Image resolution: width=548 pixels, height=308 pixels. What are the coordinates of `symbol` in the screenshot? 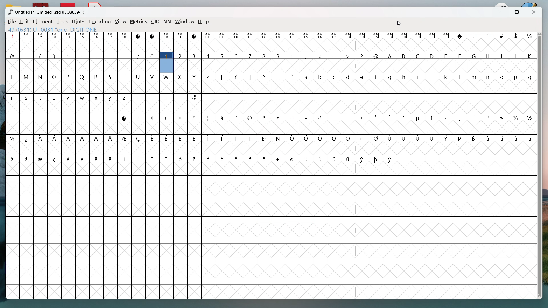 It's located at (12, 159).